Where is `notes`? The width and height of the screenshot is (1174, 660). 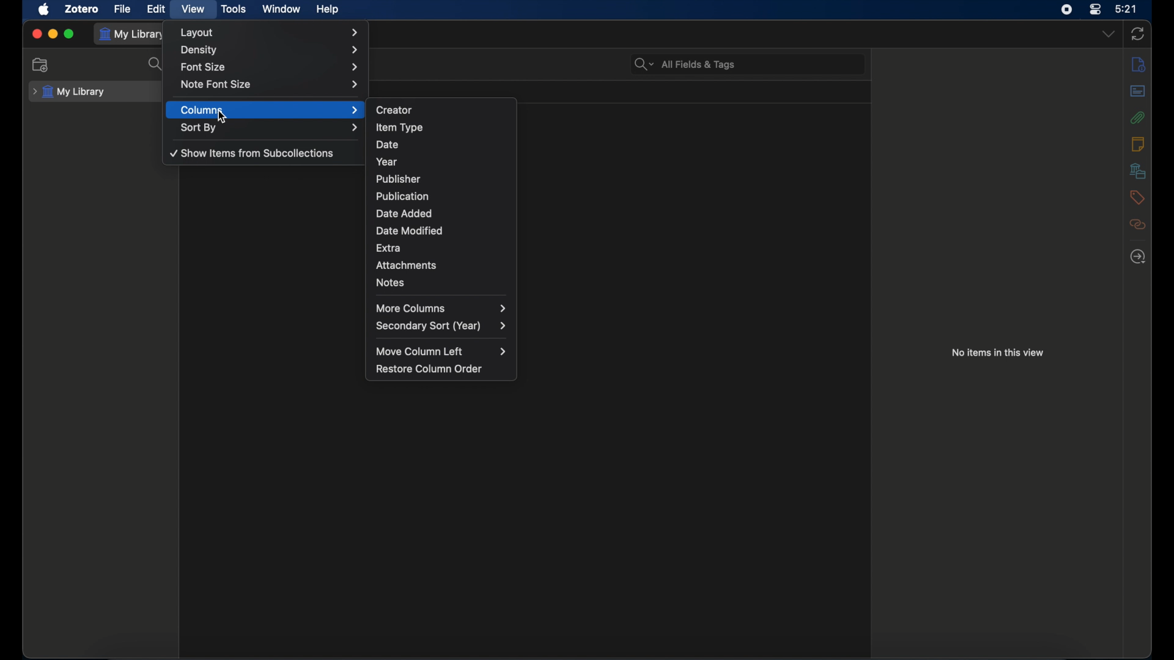 notes is located at coordinates (443, 282).